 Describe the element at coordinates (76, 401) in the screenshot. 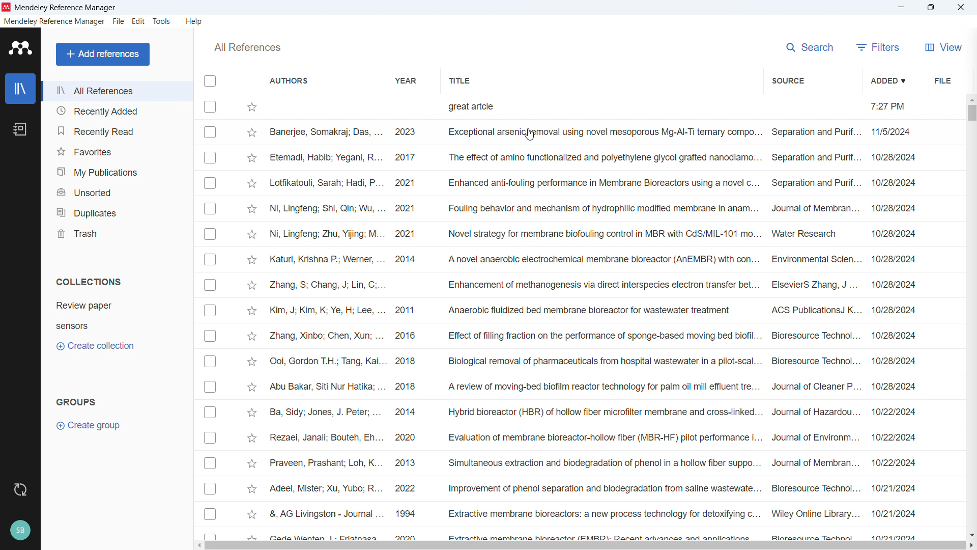

I see `Groups ` at that location.